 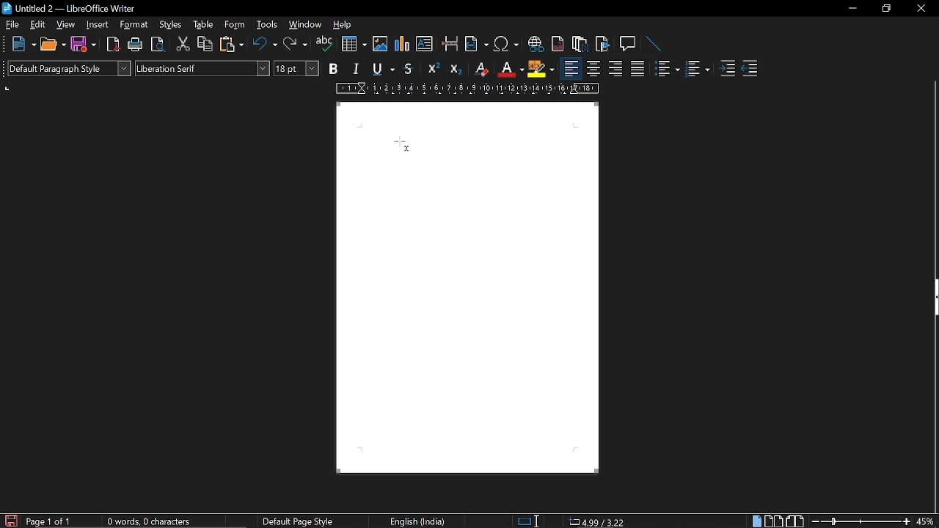 What do you see at coordinates (66, 25) in the screenshot?
I see `view` at bounding box center [66, 25].